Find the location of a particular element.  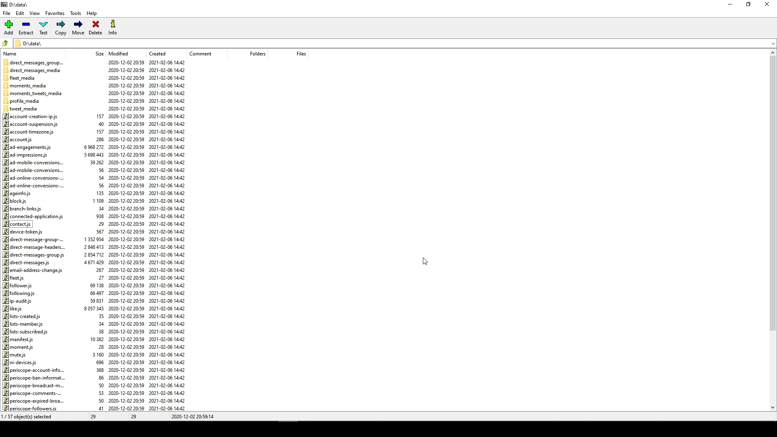

folder is located at coordinates (6, 42).